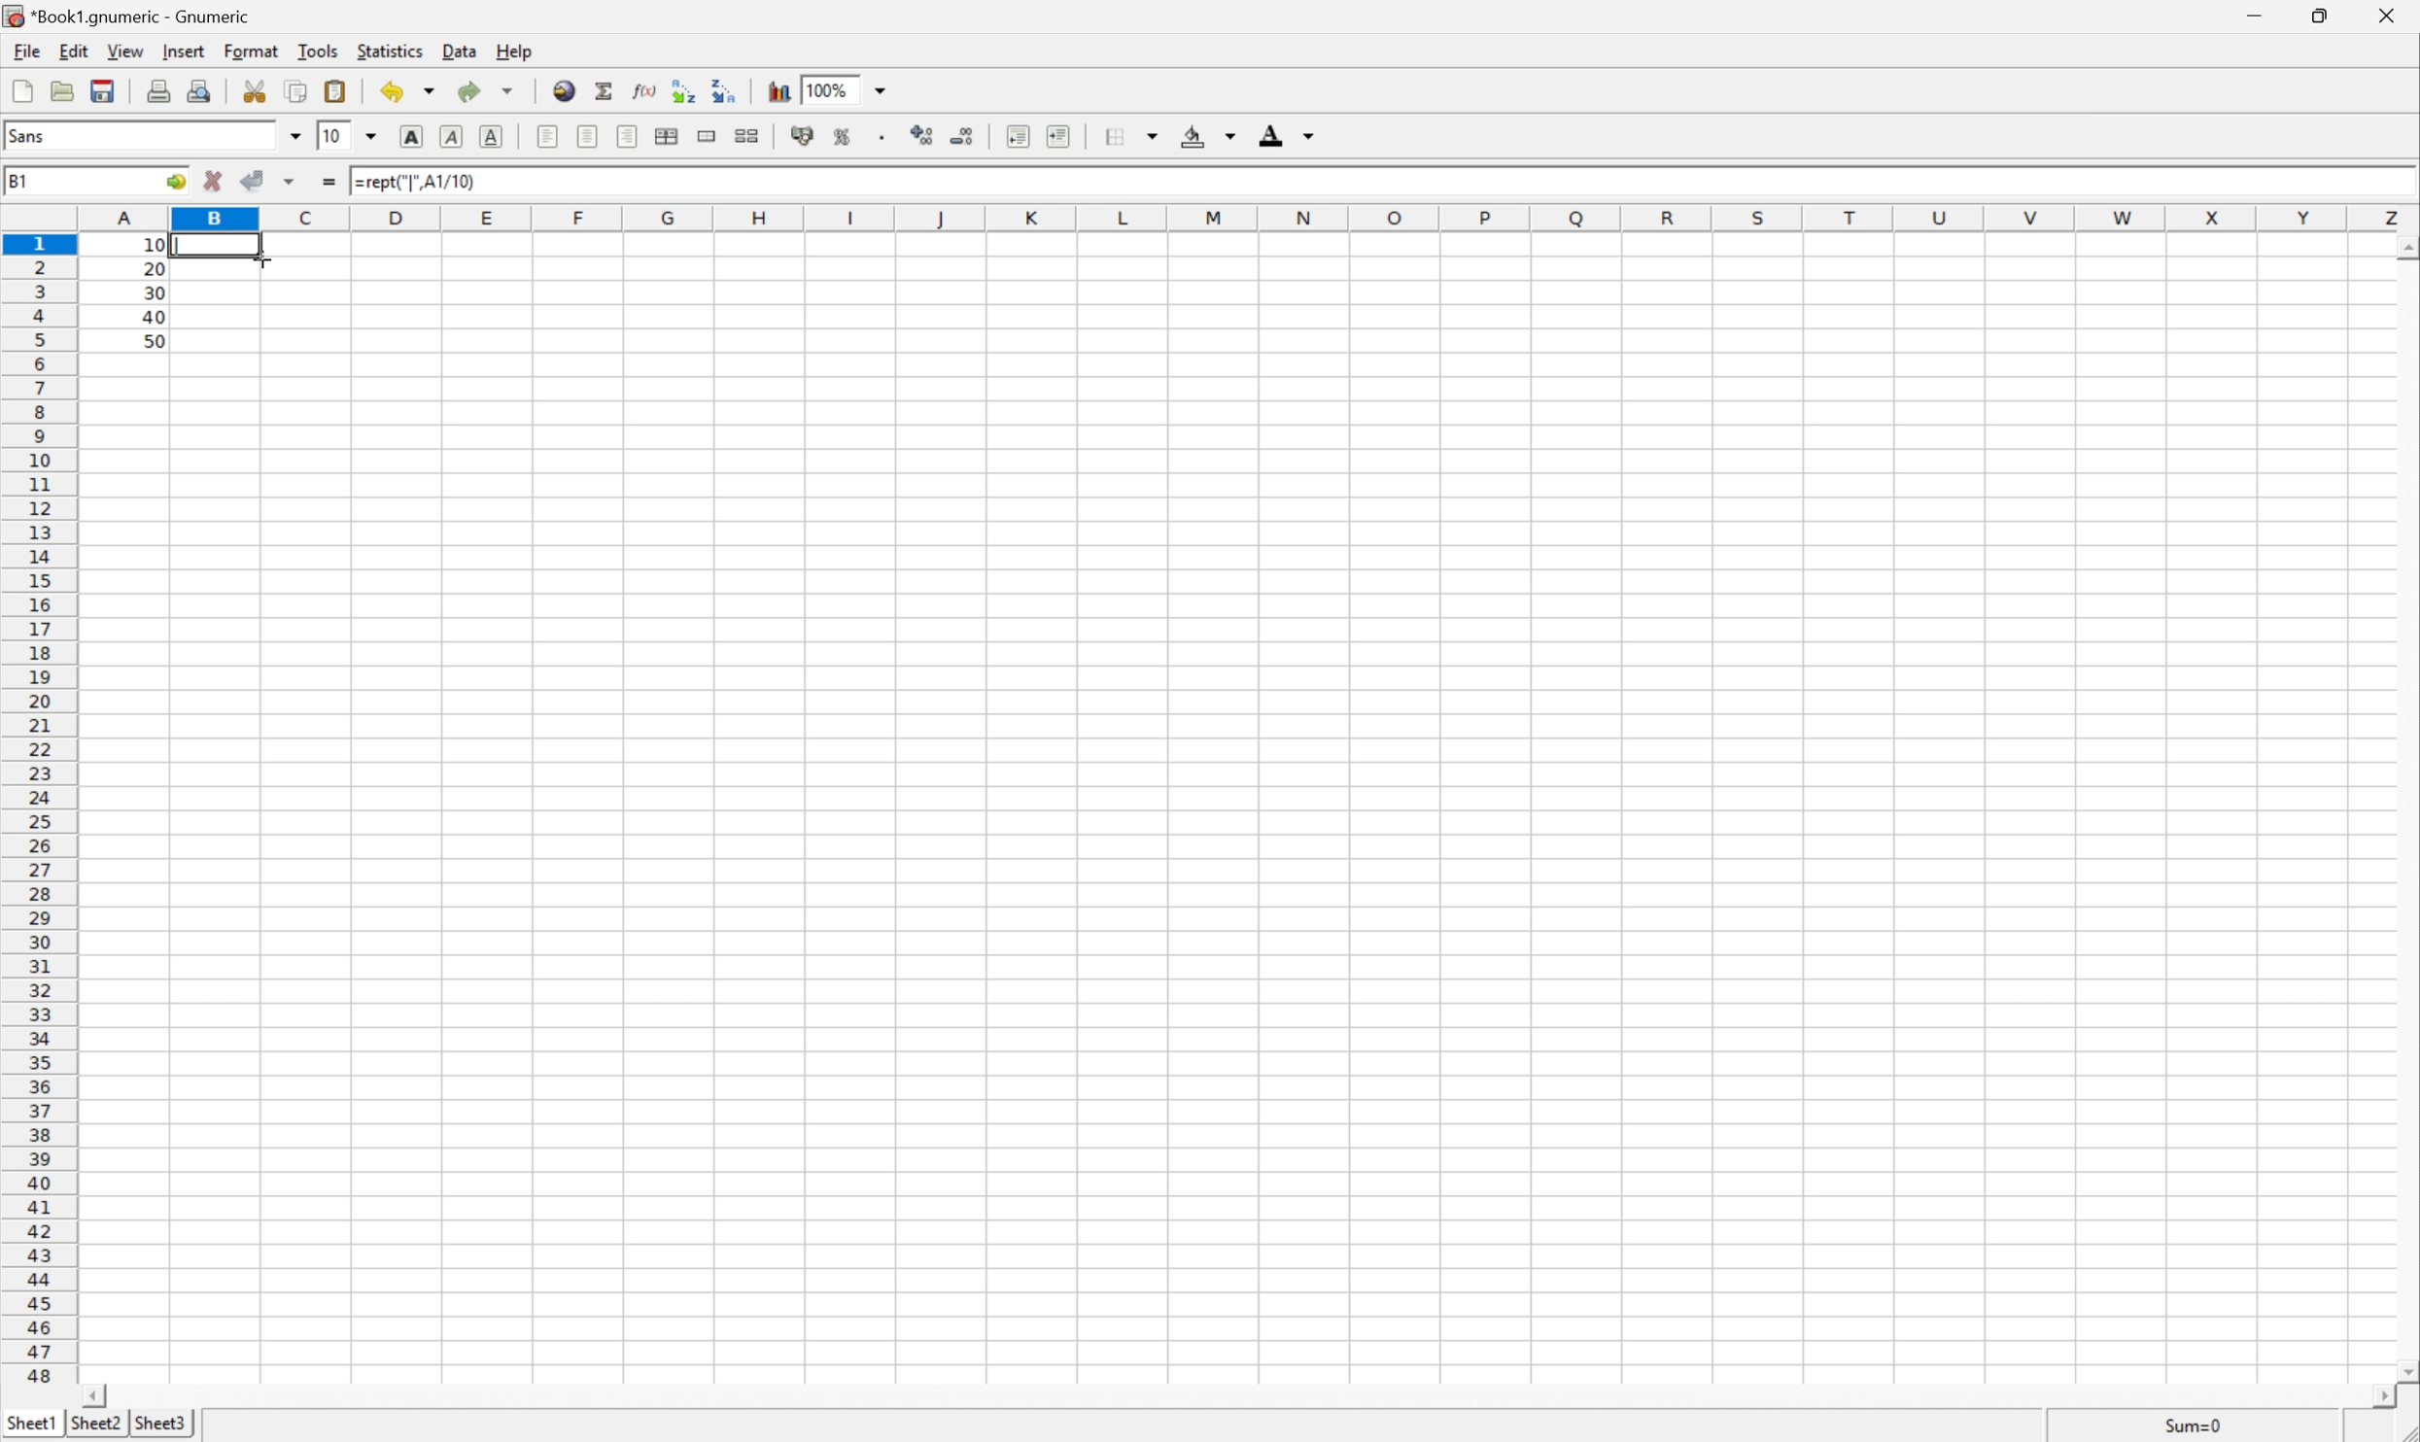  What do you see at coordinates (492, 136) in the screenshot?
I see `Underline` at bounding box center [492, 136].